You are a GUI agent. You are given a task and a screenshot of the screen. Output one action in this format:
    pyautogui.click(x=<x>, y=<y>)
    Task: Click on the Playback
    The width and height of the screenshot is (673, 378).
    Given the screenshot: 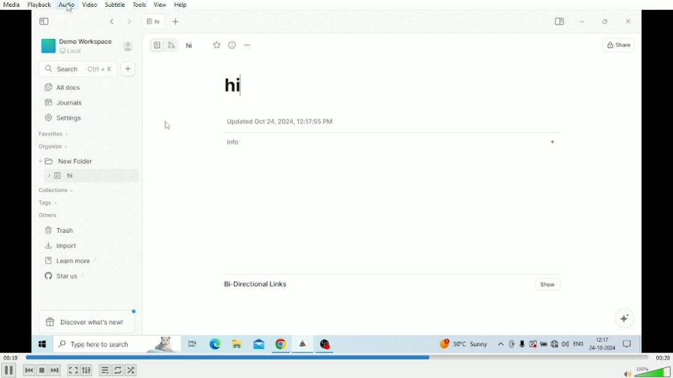 What is the action you would take?
    pyautogui.click(x=41, y=5)
    